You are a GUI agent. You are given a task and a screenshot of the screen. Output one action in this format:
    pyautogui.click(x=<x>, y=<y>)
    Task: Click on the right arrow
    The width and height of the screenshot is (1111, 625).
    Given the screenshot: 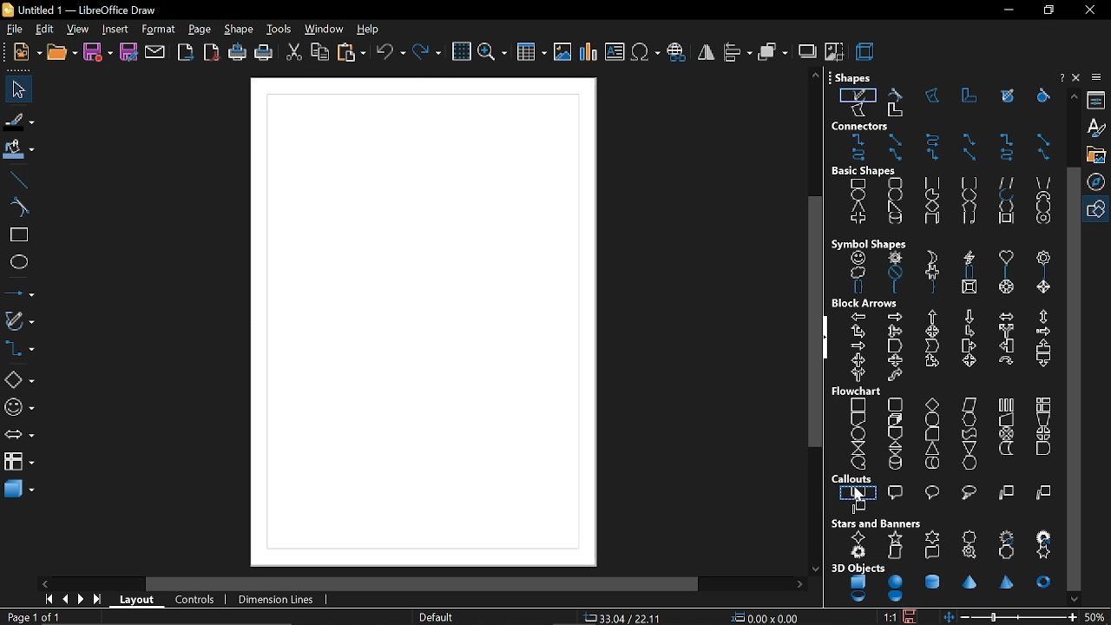 What is the action you would take?
    pyautogui.click(x=894, y=316)
    